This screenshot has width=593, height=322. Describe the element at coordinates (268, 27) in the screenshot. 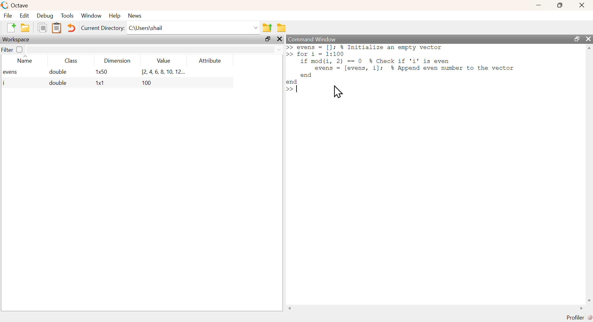

I see `one directory up` at that location.